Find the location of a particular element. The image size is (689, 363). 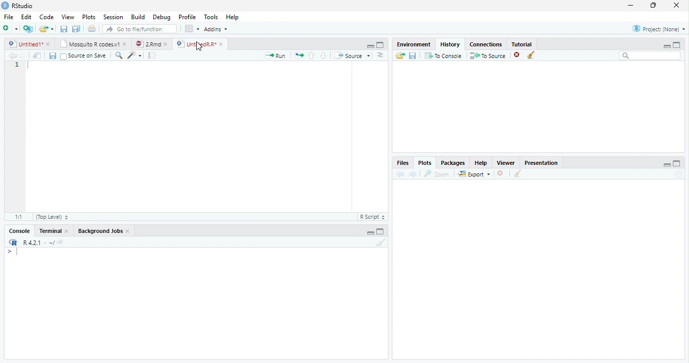

Zoom is located at coordinates (436, 174).